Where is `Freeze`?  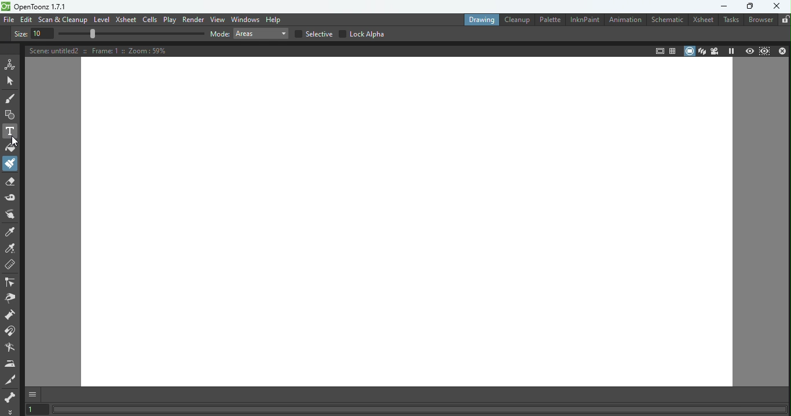
Freeze is located at coordinates (732, 50).